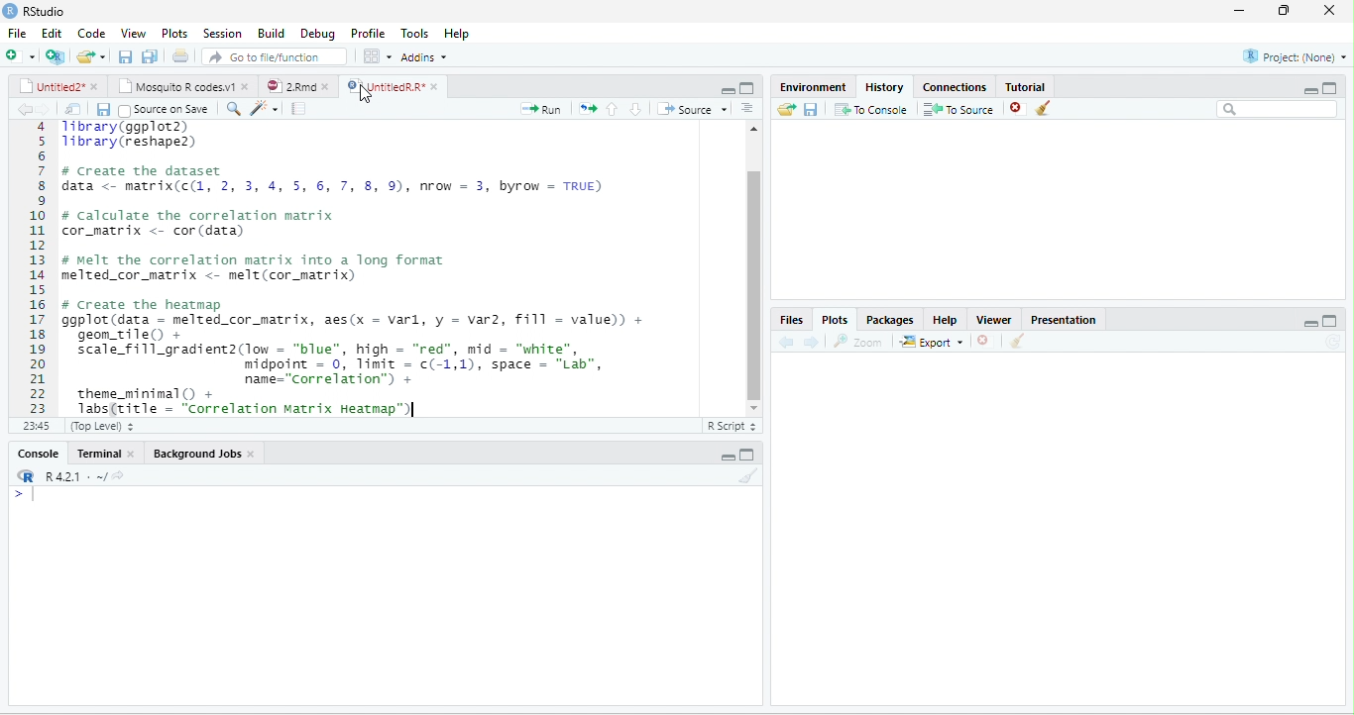 The width and height of the screenshot is (1354, 715). What do you see at coordinates (68, 107) in the screenshot?
I see `files` at bounding box center [68, 107].